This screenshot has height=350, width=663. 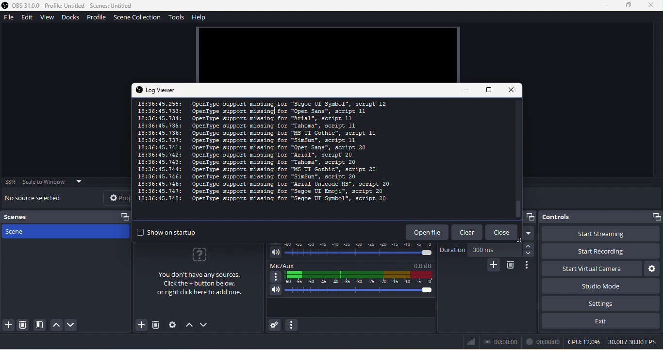 What do you see at coordinates (425, 233) in the screenshot?
I see `open file` at bounding box center [425, 233].